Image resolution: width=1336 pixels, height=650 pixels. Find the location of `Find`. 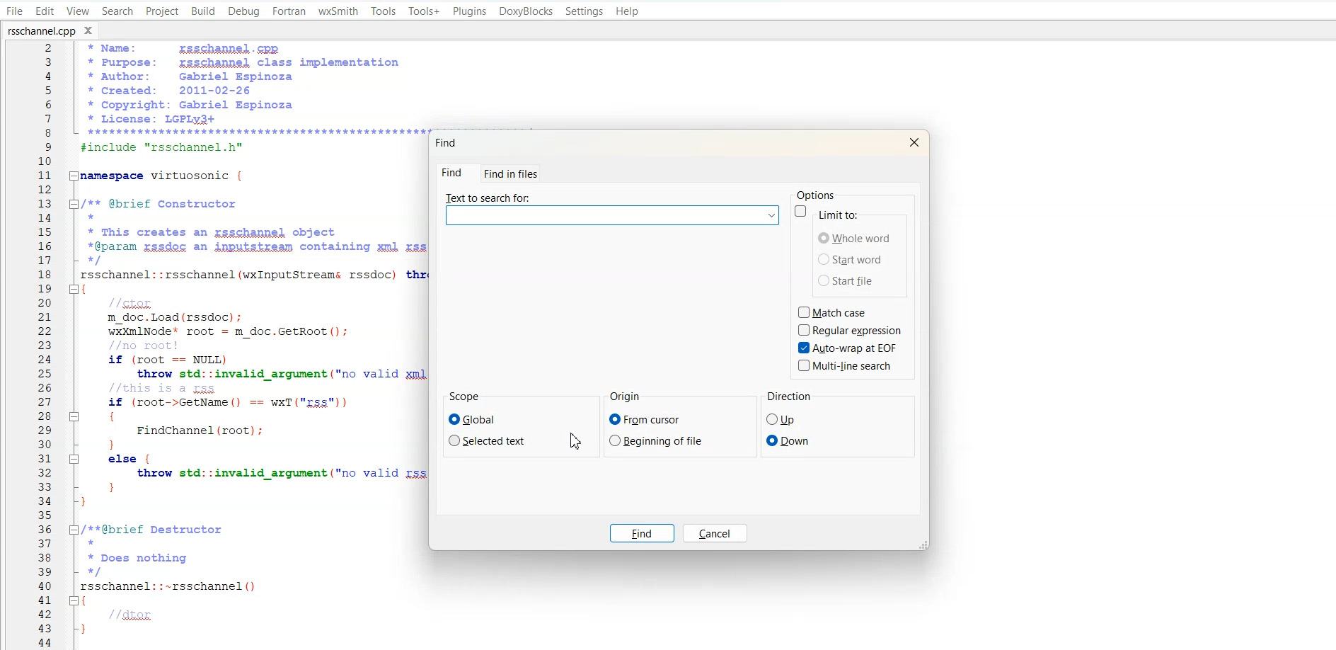

Find is located at coordinates (643, 534).